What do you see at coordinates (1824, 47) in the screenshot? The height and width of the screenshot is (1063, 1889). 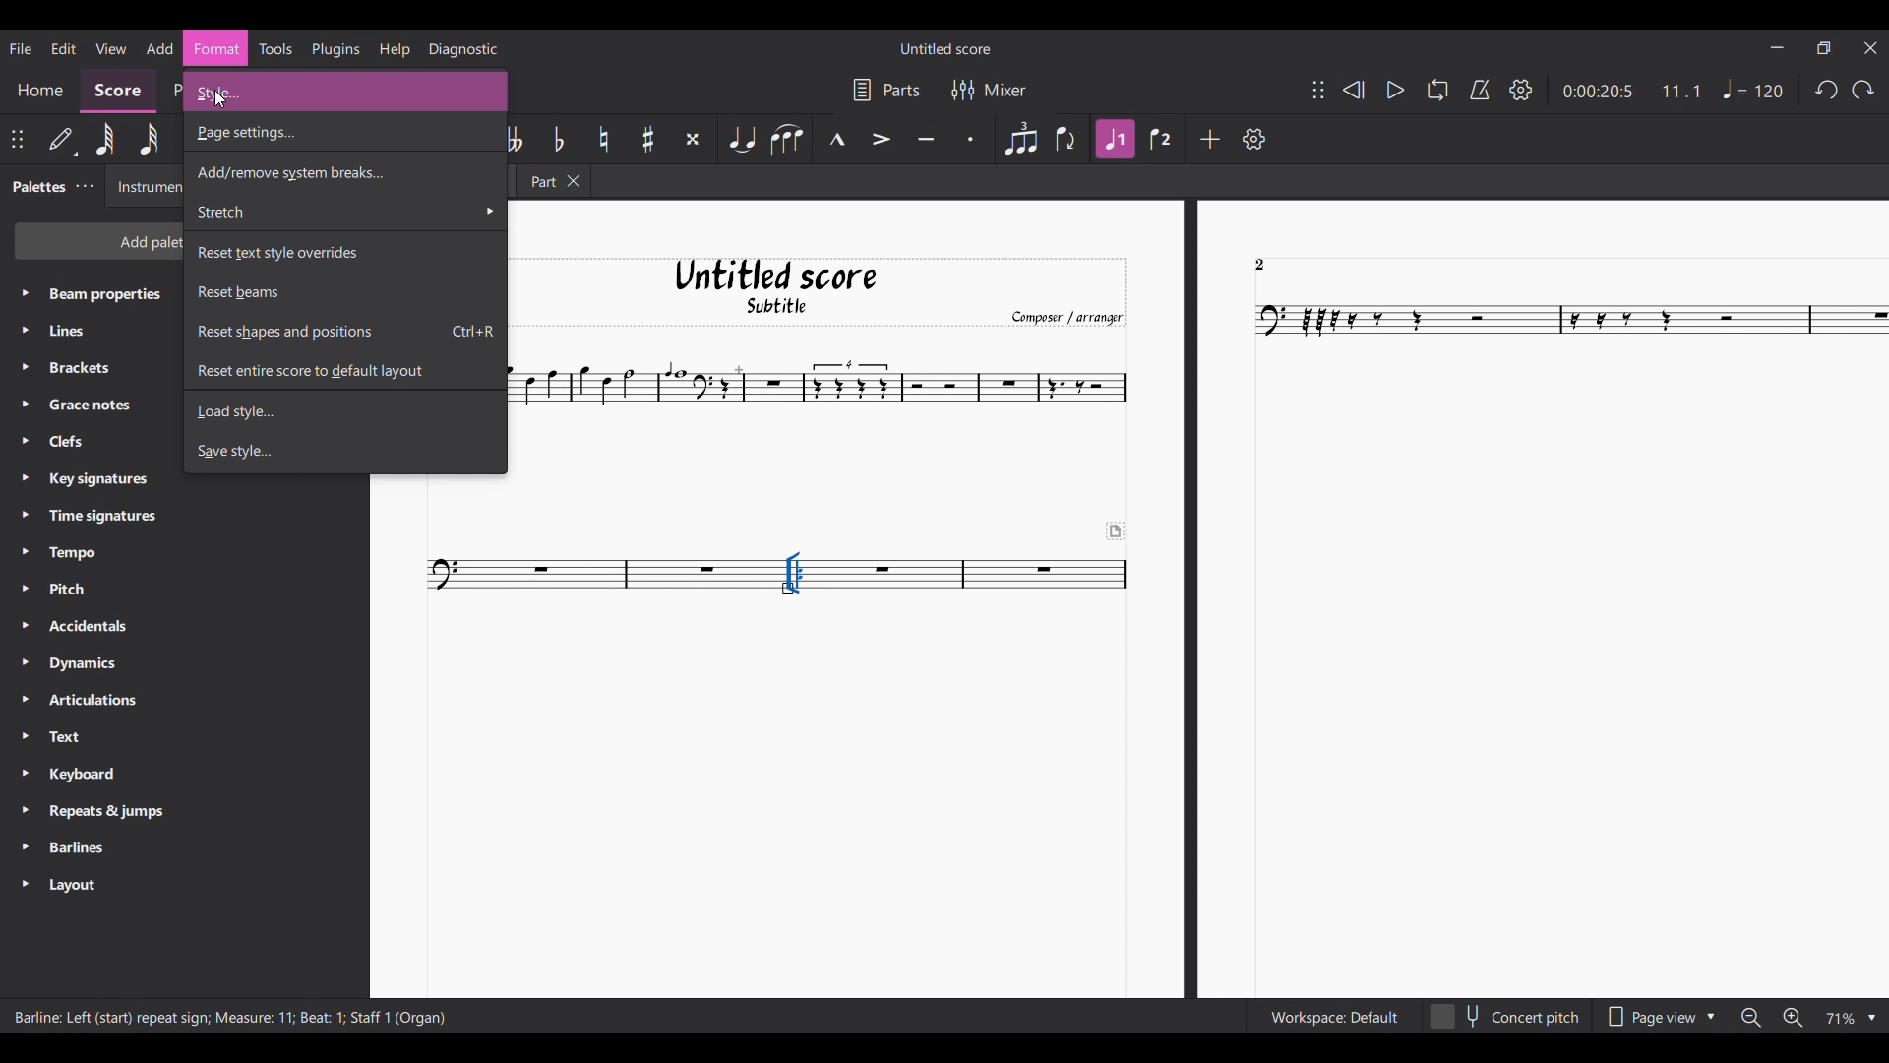 I see `Show in smaller tab` at bounding box center [1824, 47].